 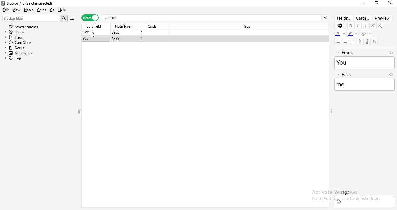 What do you see at coordinates (351, 26) in the screenshot?
I see `bold` at bounding box center [351, 26].